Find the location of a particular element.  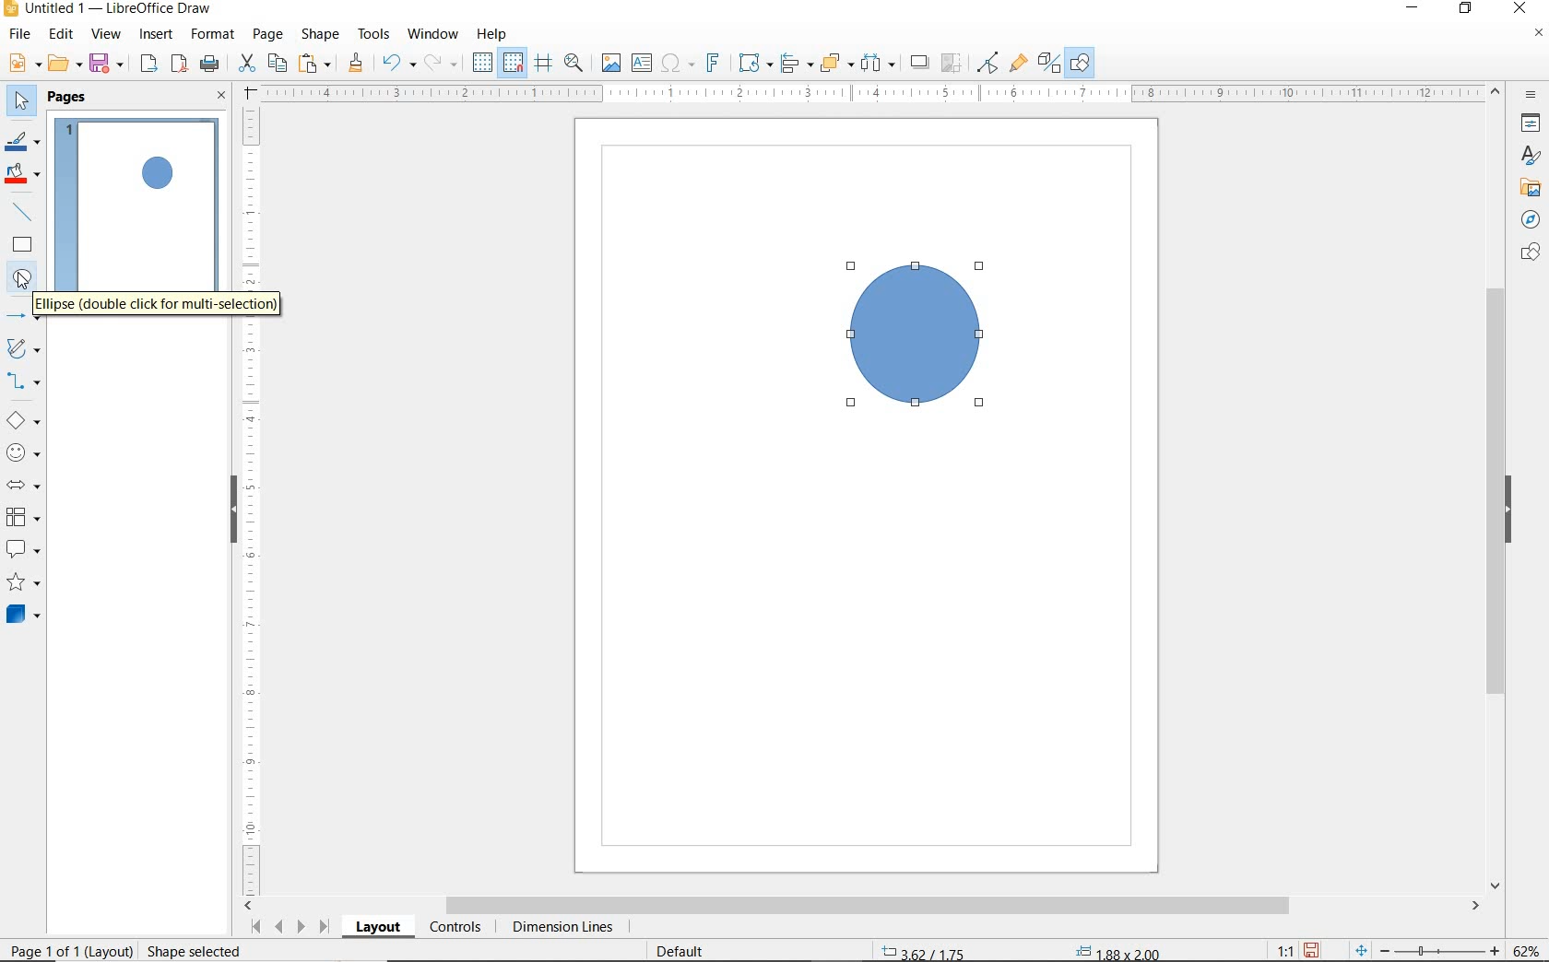

CLOSE is located at coordinates (1519, 6).